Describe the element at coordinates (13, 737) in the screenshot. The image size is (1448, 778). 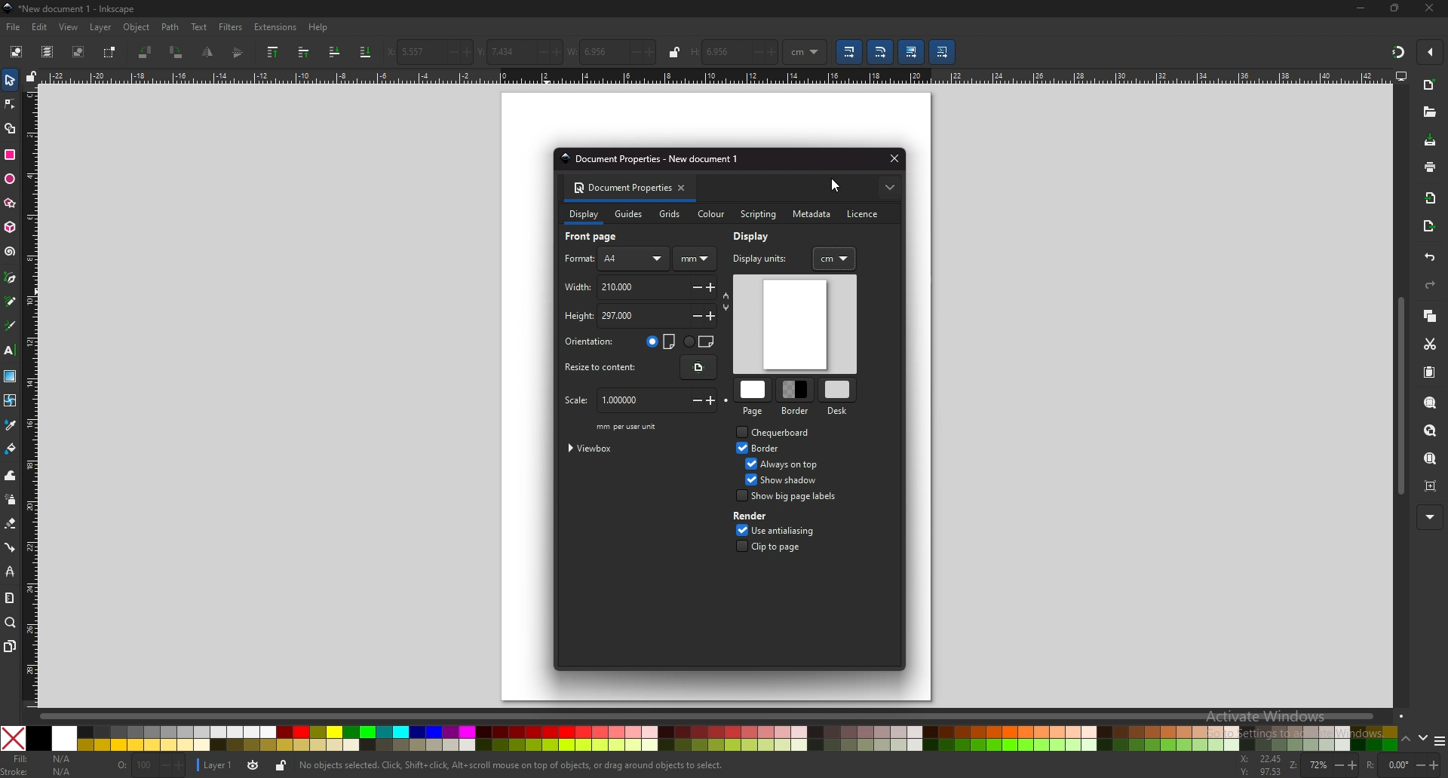
I see `Close` at that location.